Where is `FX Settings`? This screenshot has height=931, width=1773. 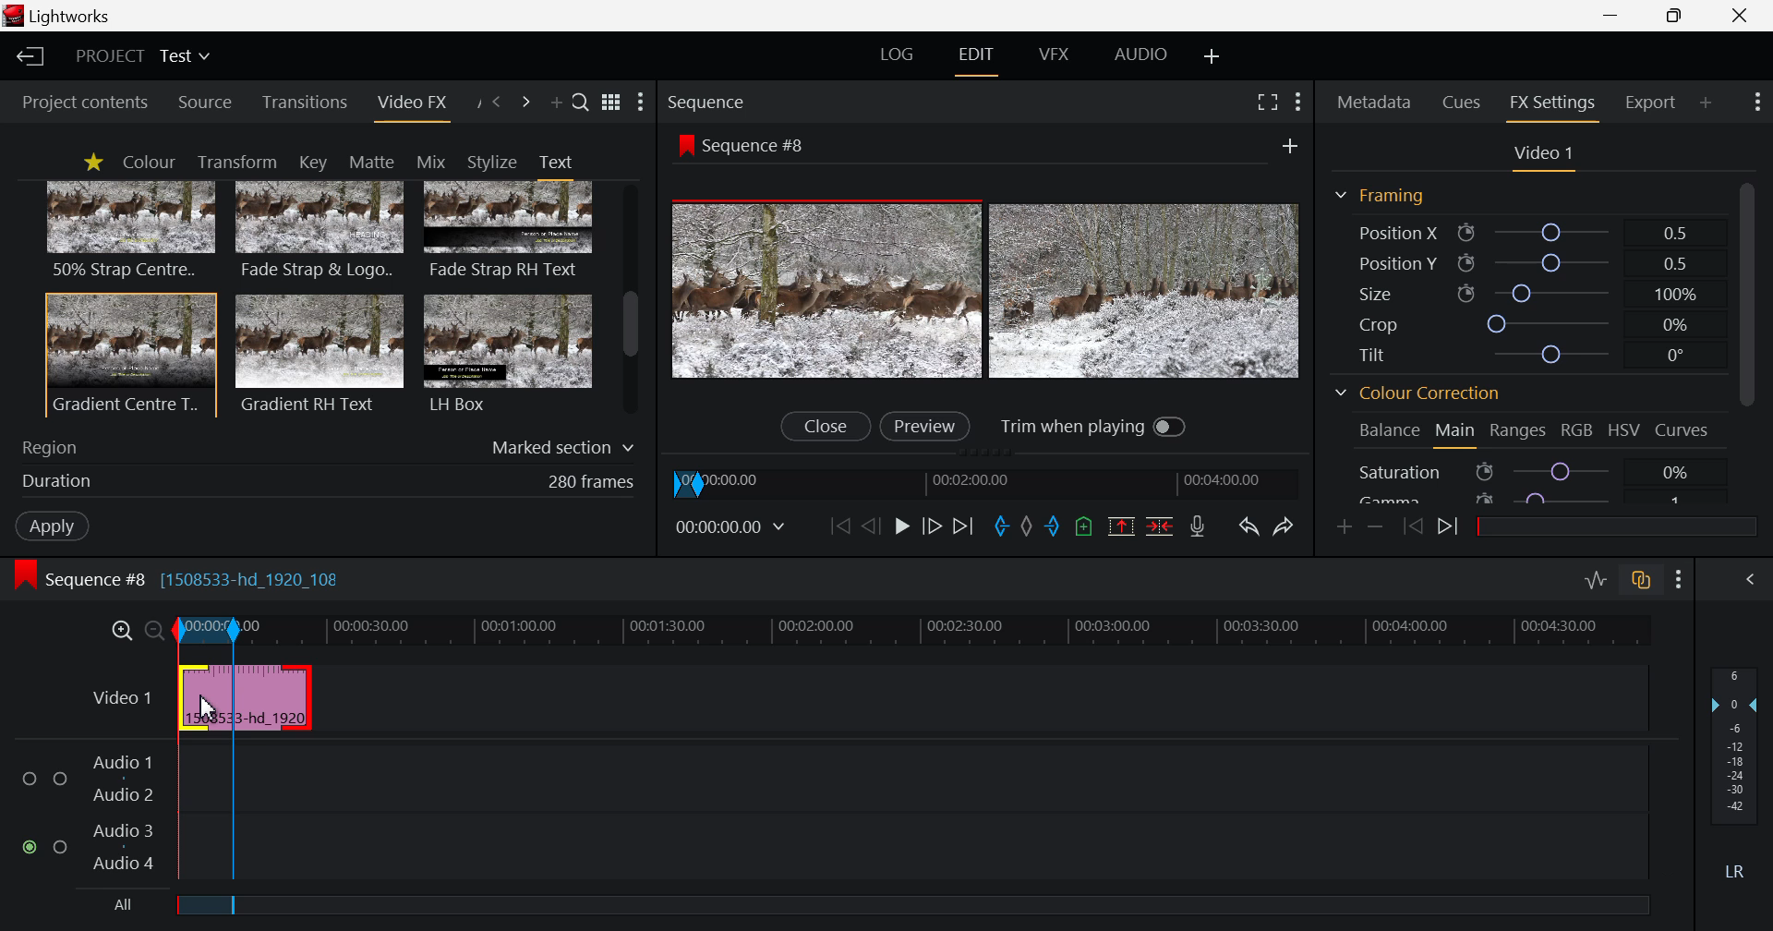 FX Settings is located at coordinates (1551, 103).